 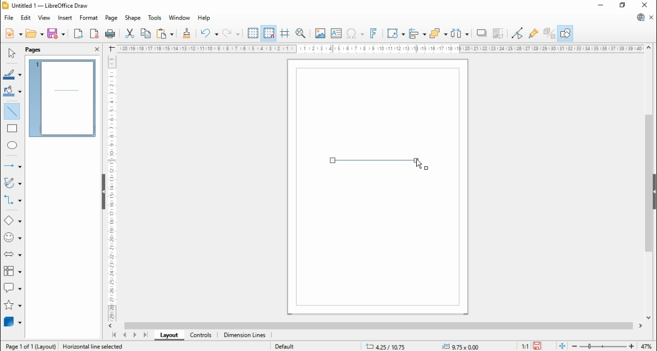 What do you see at coordinates (460, 33) in the screenshot?
I see `select at least three objects to distribute` at bounding box center [460, 33].